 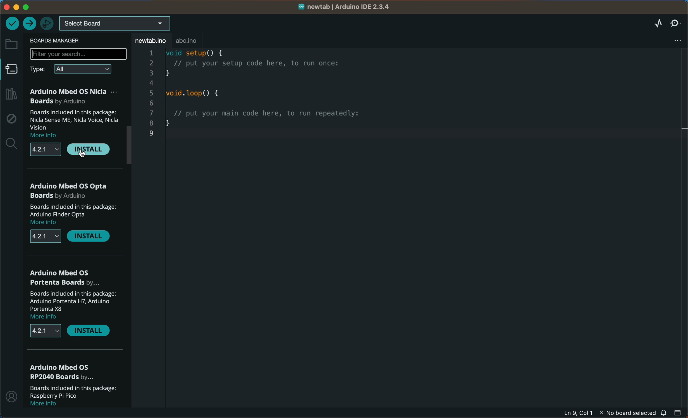 What do you see at coordinates (657, 23) in the screenshot?
I see `serial plotter` at bounding box center [657, 23].